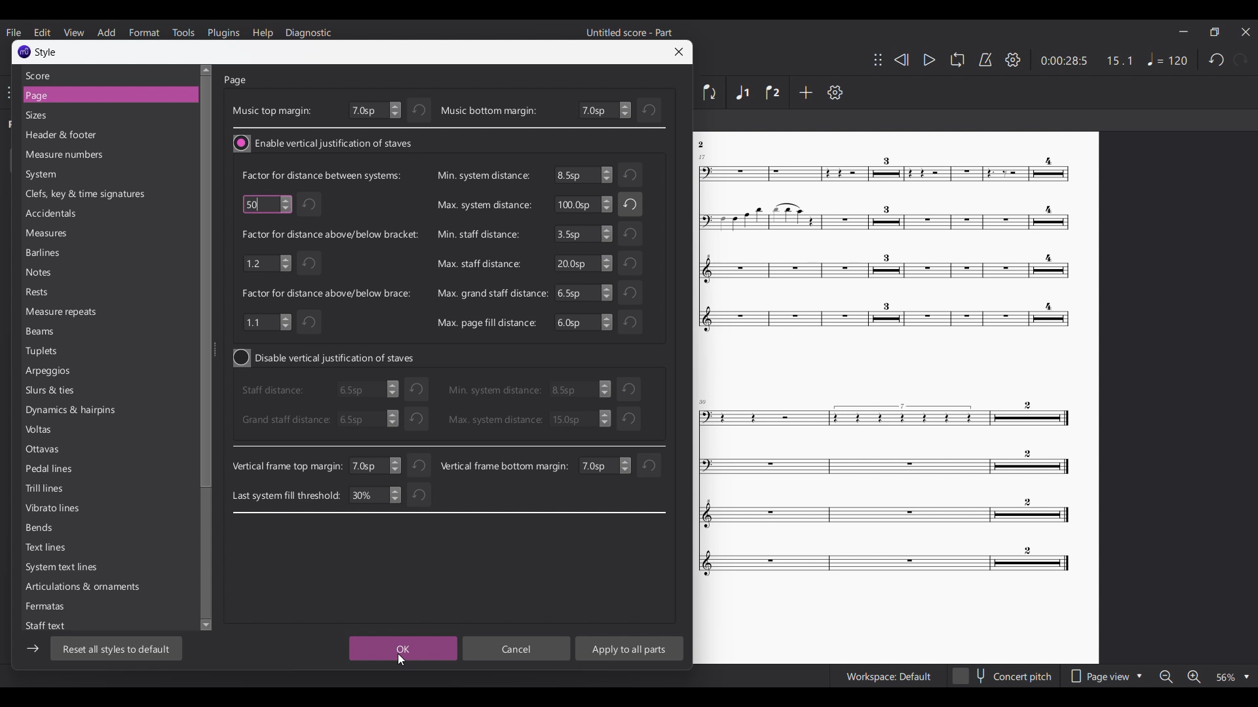 This screenshot has height=707, width=1258. I want to click on Edit menu, so click(42, 31).